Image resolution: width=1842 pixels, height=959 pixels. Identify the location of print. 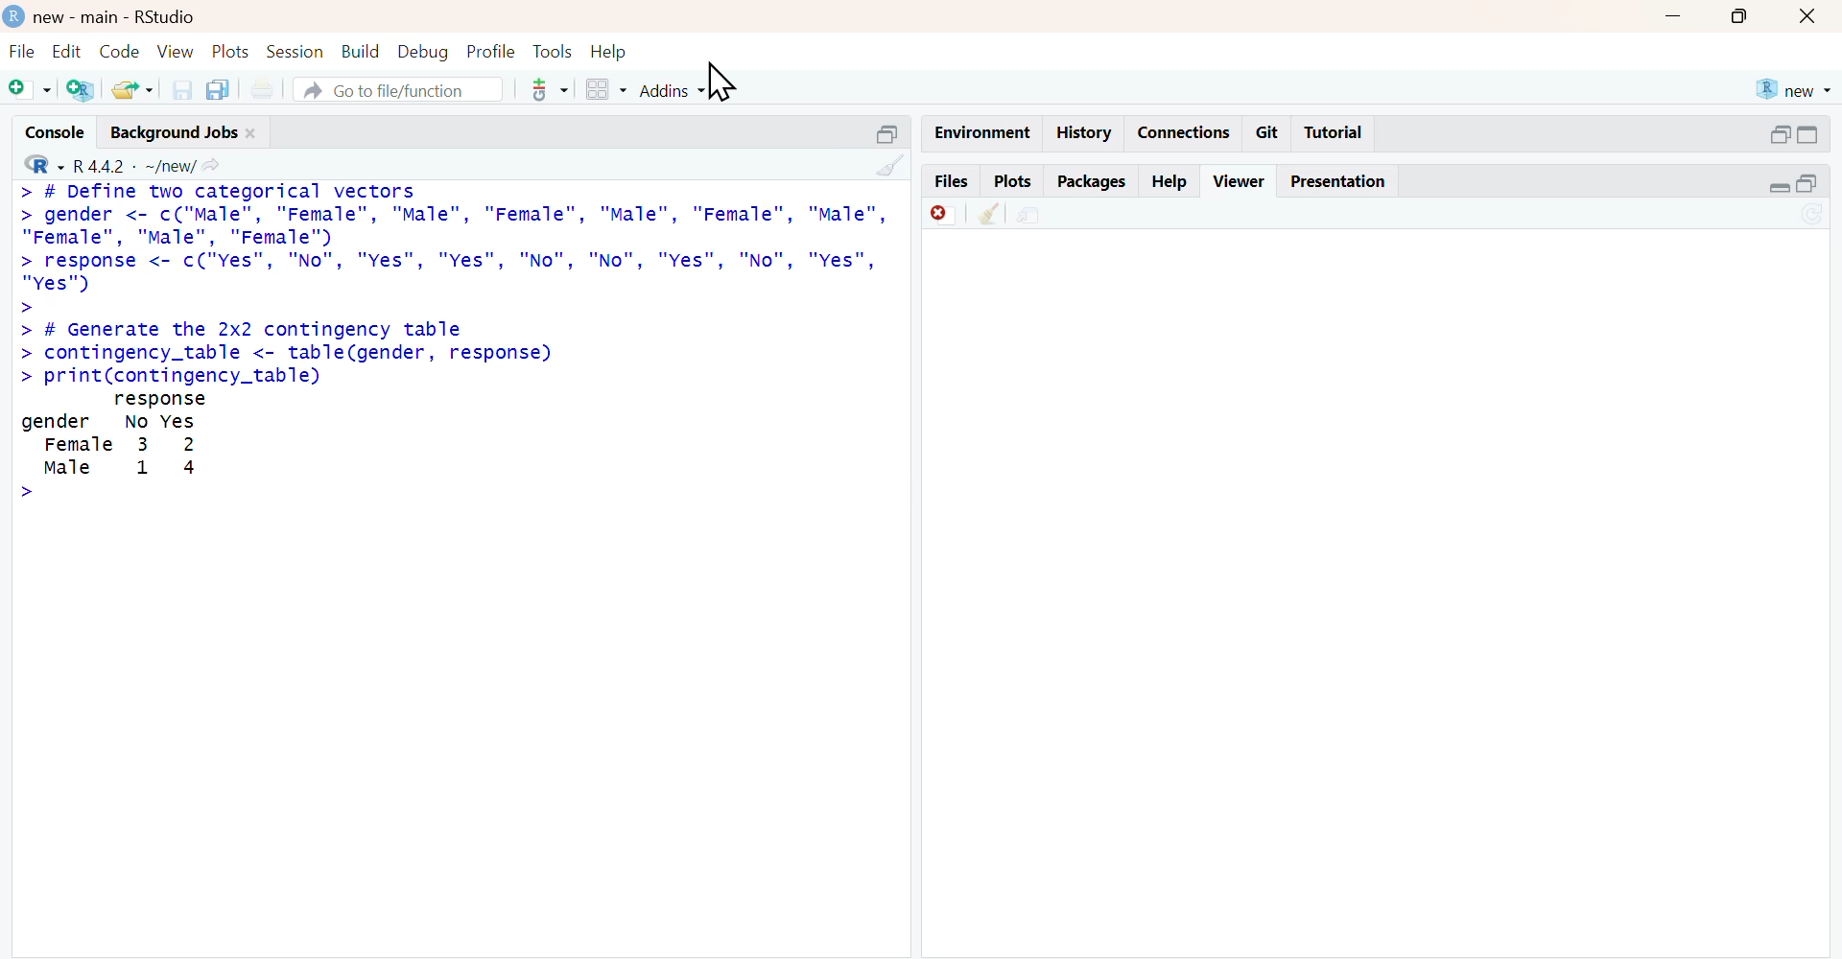
(265, 90).